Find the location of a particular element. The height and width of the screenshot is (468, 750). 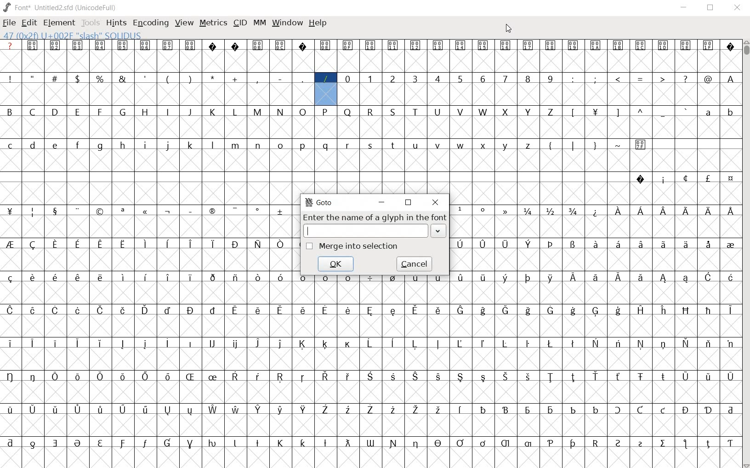

glyph is located at coordinates (618, 211).